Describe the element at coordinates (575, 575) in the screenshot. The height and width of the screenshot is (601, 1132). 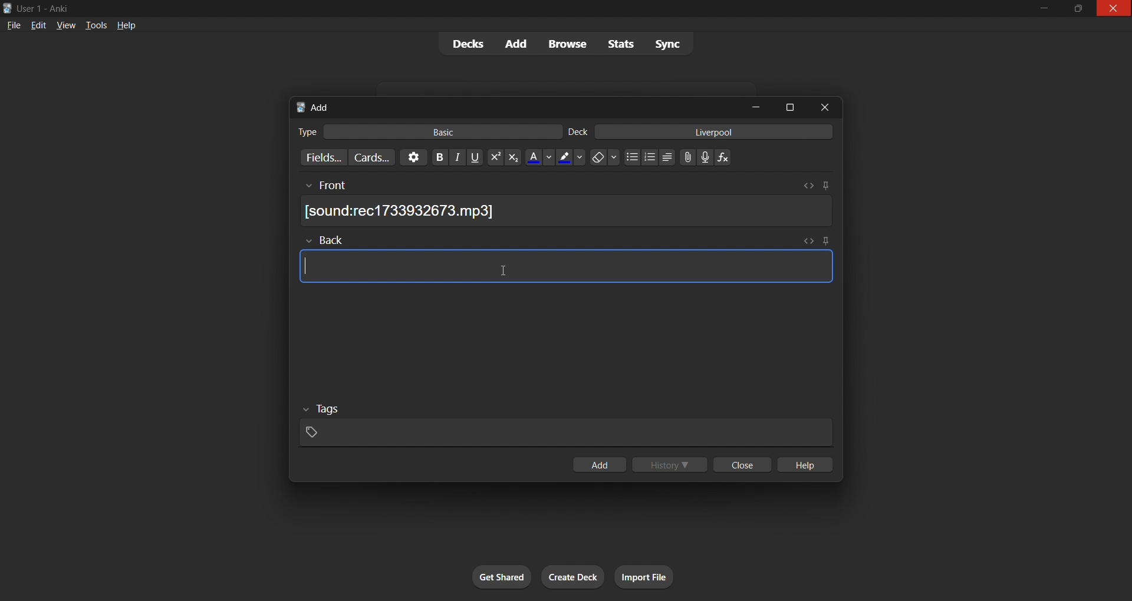
I see `create deck` at that location.